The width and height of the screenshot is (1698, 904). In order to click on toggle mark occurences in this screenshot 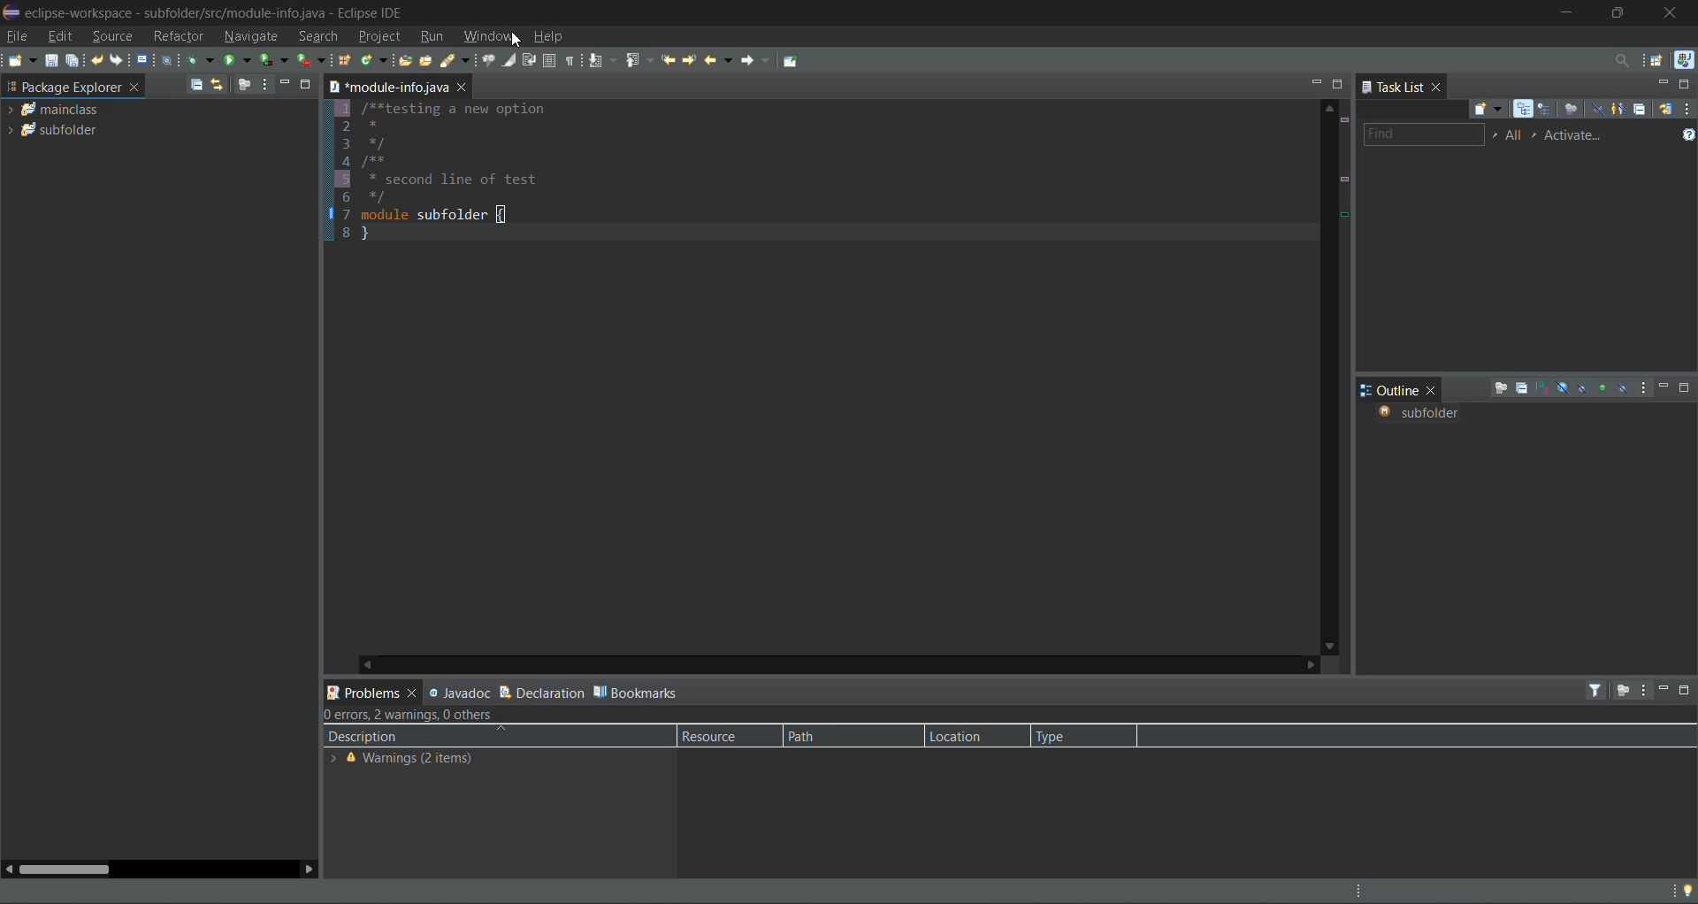, I will do `click(512, 62)`.